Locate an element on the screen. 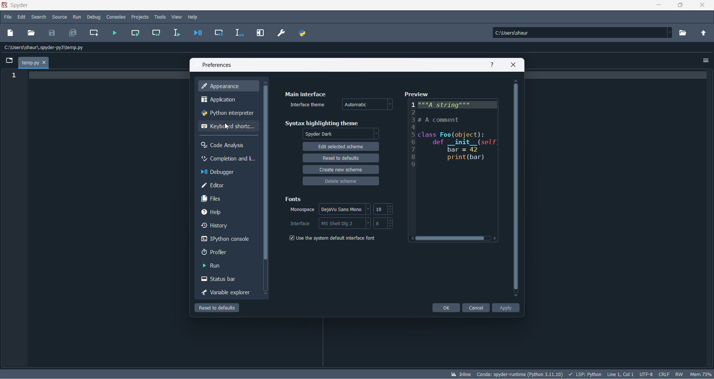 The image size is (714, 379). debug cell is located at coordinates (219, 33).